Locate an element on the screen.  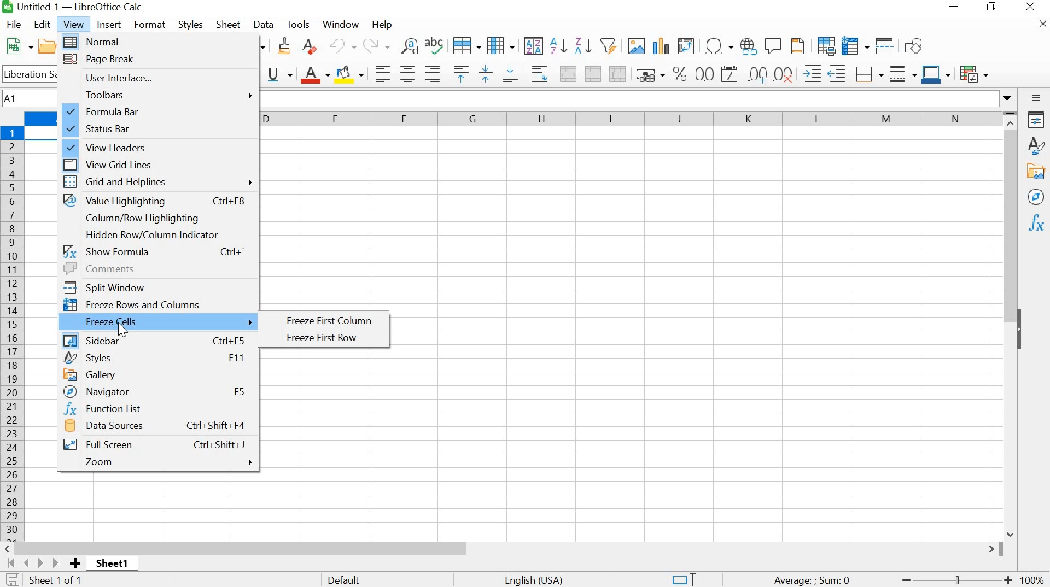
MERGE OR UNMERGE CELLS is located at coordinates (593, 74).